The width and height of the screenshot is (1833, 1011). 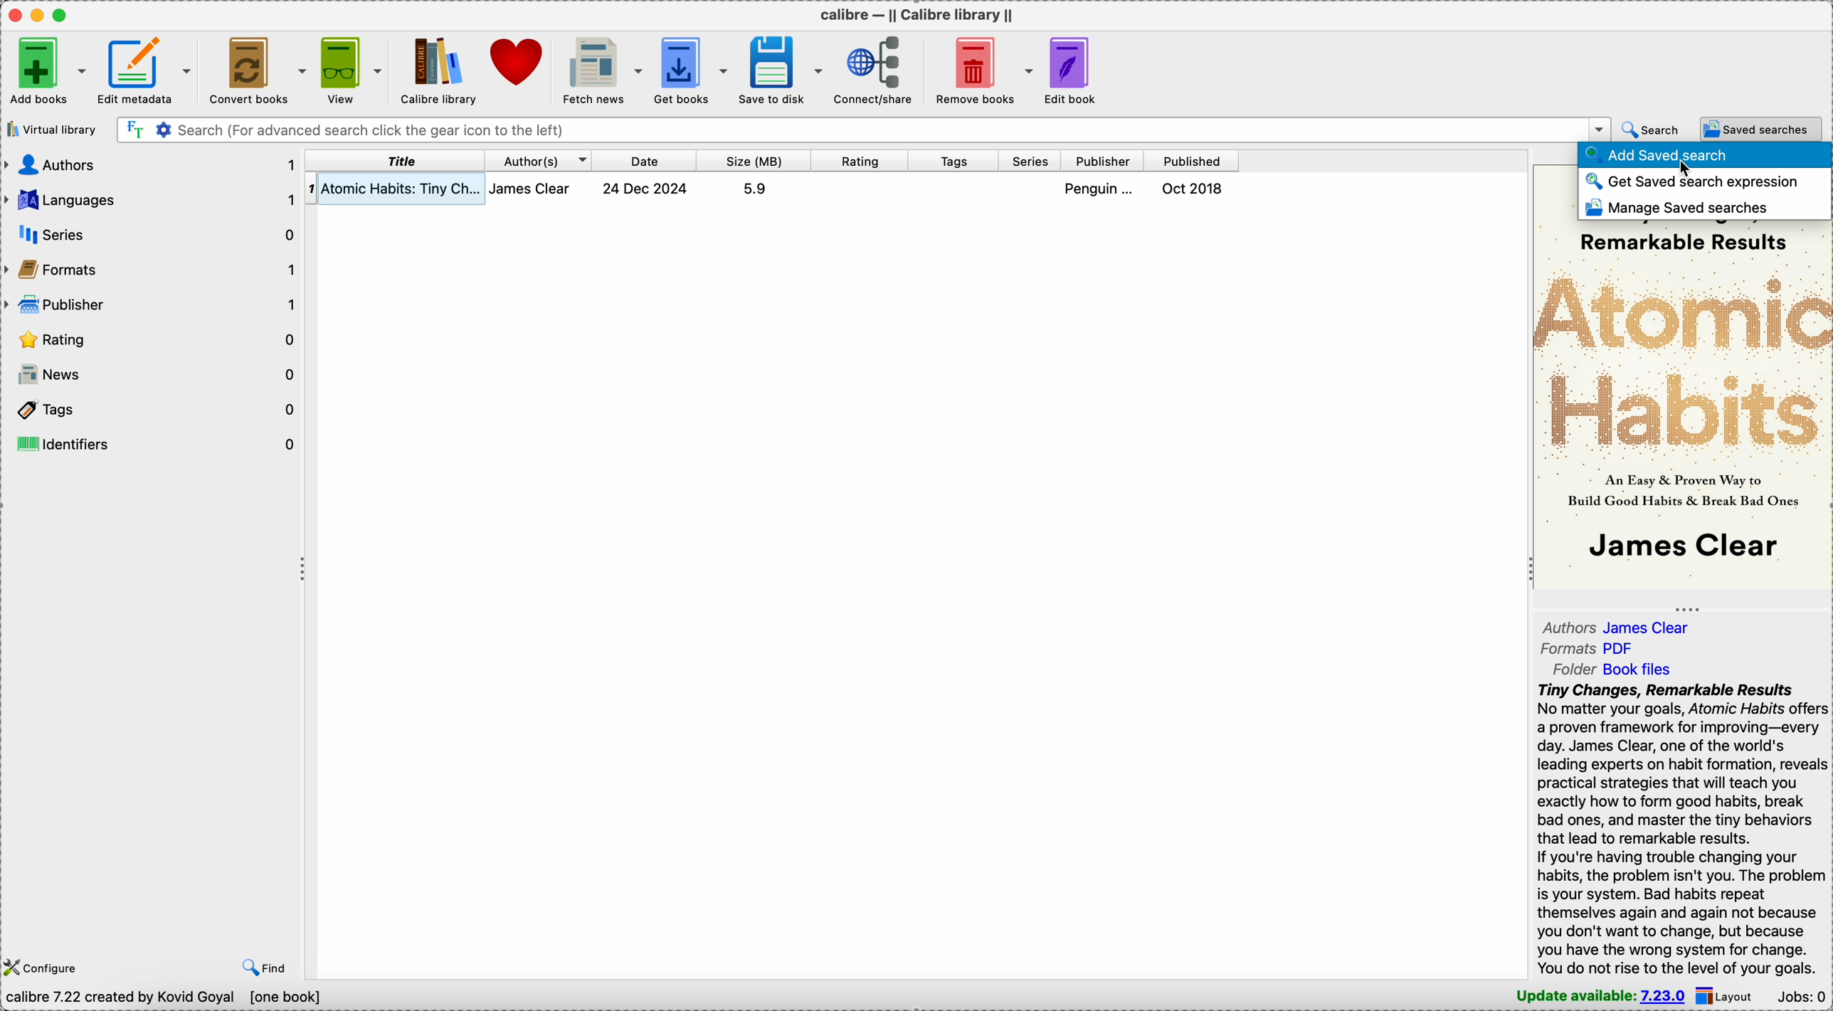 What do you see at coordinates (438, 70) in the screenshot?
I see `Calibre library` at bounding box center [438, 70].